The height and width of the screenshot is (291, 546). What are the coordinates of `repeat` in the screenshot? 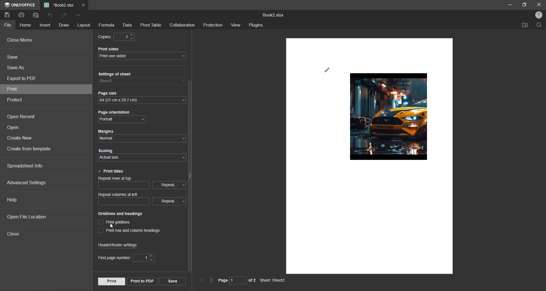 It's located at (169, 201).